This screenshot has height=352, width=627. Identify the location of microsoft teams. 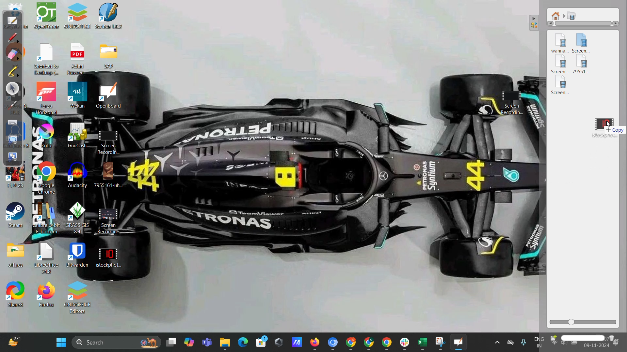
(205, 343).